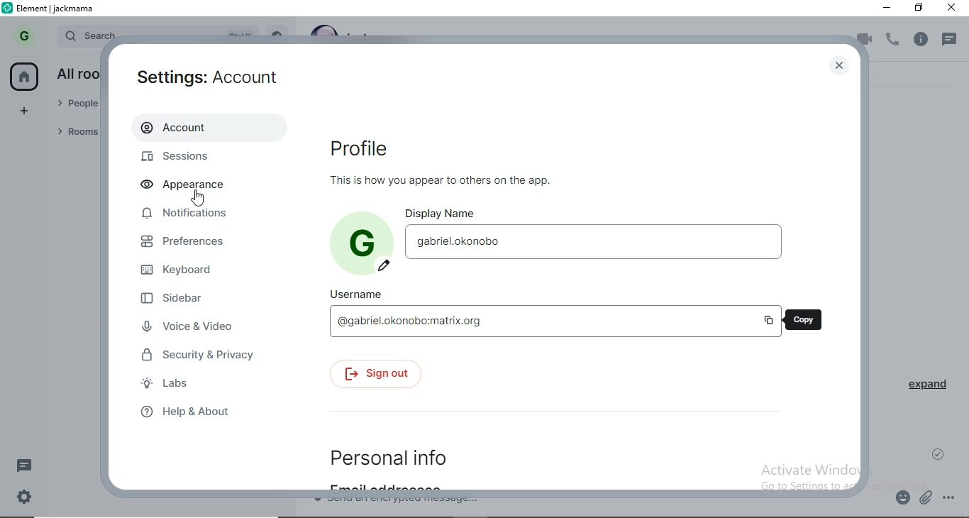 The height and width of the screenshot is (518, 969). Describe the element at coordinates (836, 67) in the screenshot. I see `close` at that location.